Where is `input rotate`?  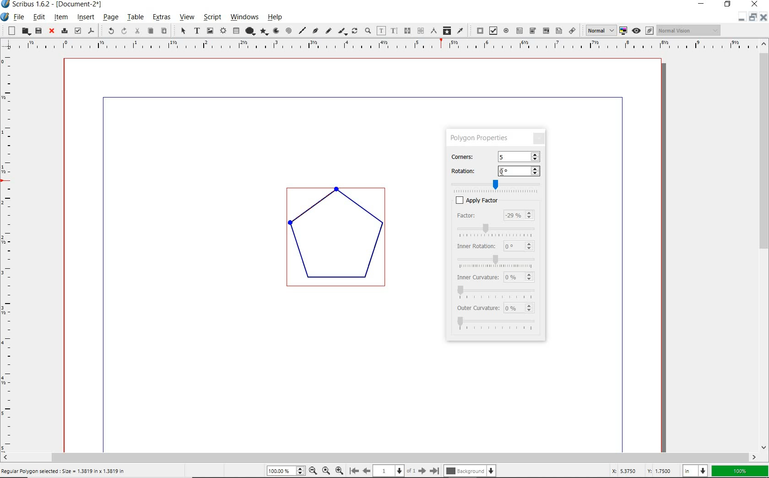 input rotate is located at coordinates (520, 171).